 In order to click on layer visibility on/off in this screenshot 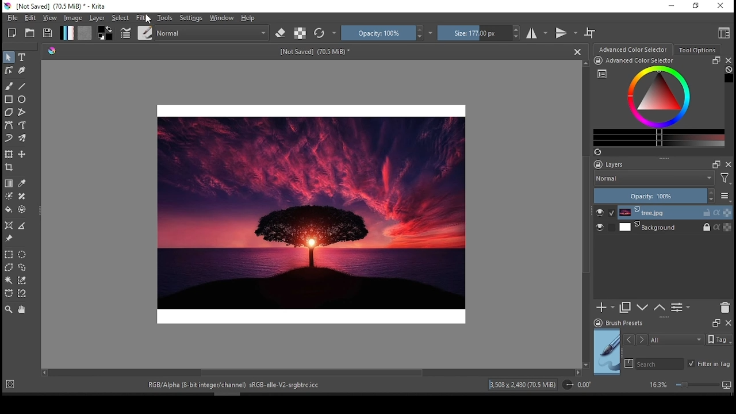, I will do `click(603, 228)`.